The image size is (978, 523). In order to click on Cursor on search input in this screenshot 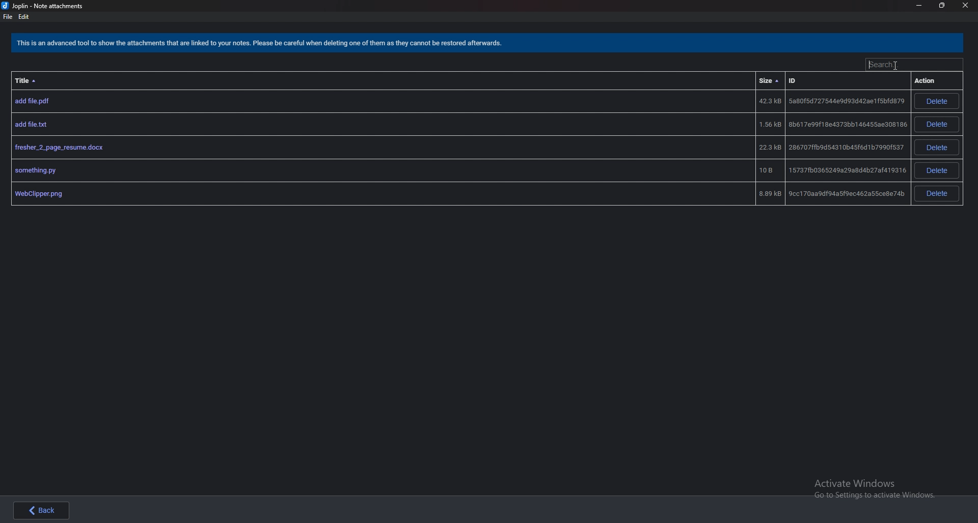, I will do `click(912, 65)`.